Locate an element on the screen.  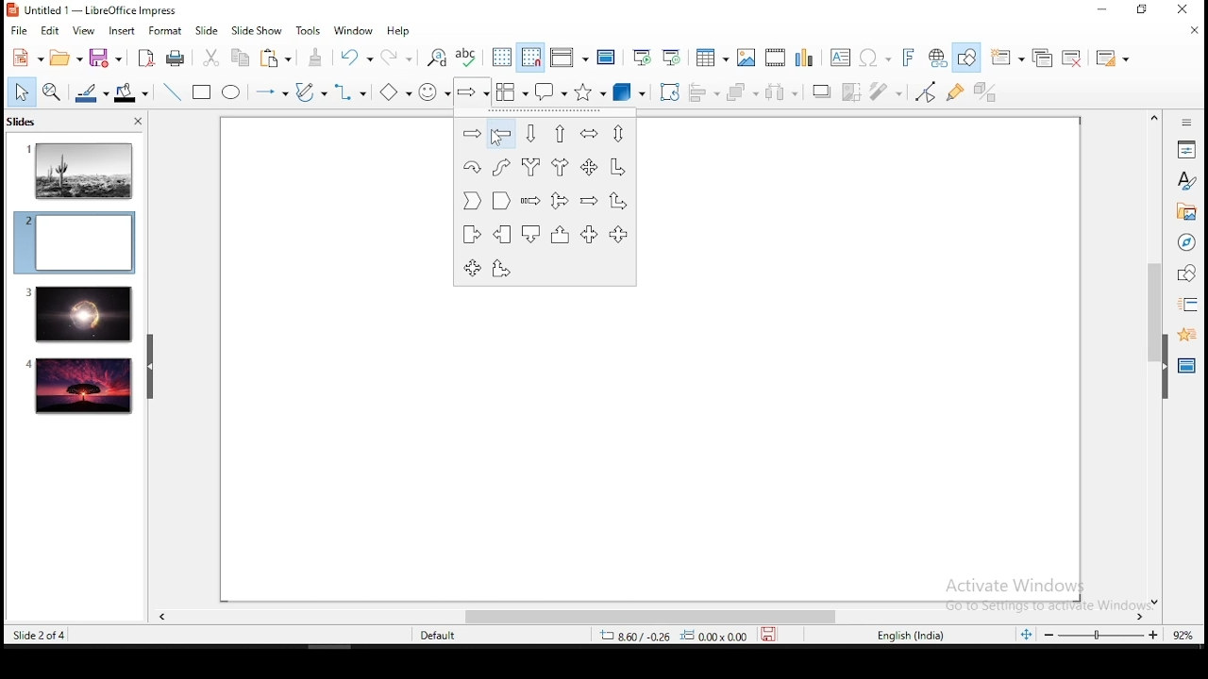
s shaped arrow is located at coordinates (501, 167).